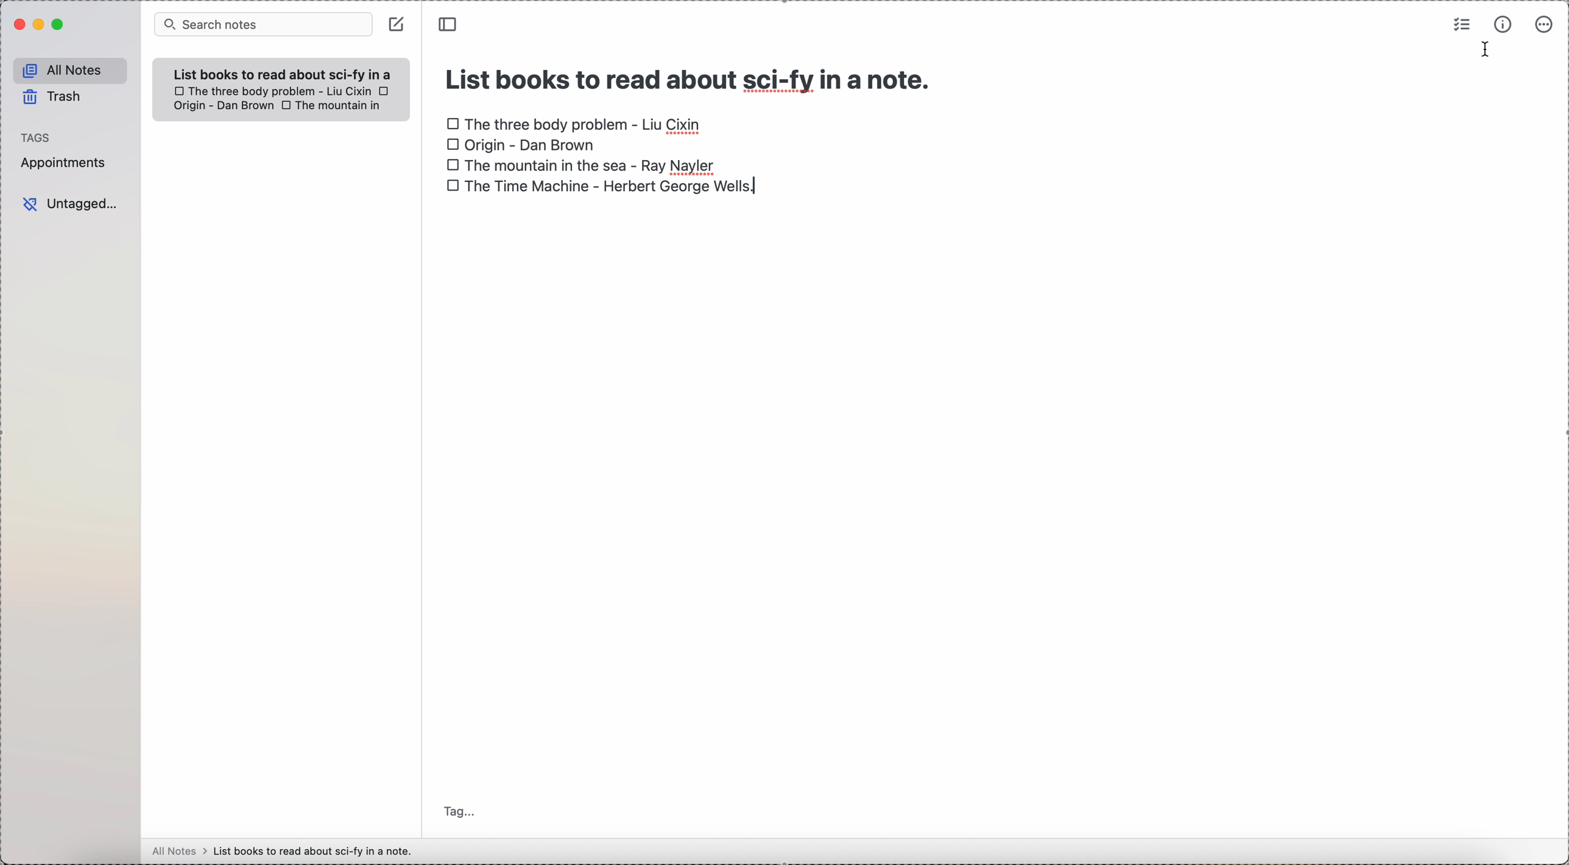  What do you see at coordinates (58, 26) in the screenshot?
I see `maximize` at bounding box center [58, 26].